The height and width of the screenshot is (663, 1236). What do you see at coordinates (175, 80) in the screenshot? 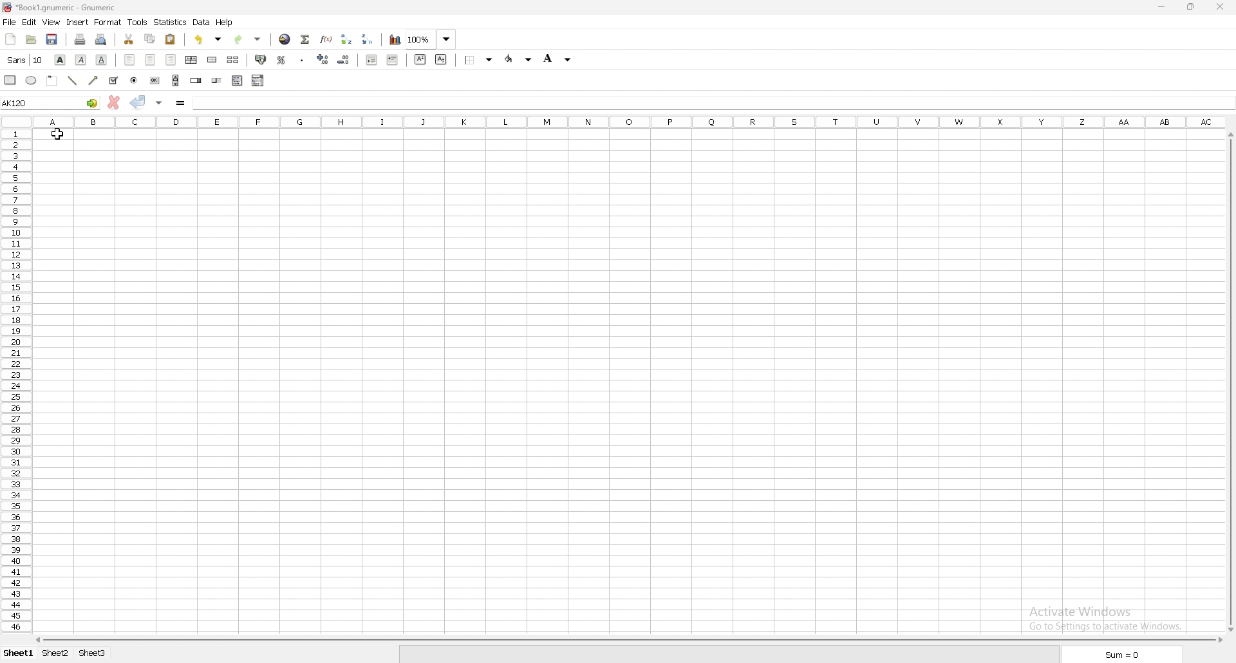
I see `scroll bar` at bounding box center [175, 80].